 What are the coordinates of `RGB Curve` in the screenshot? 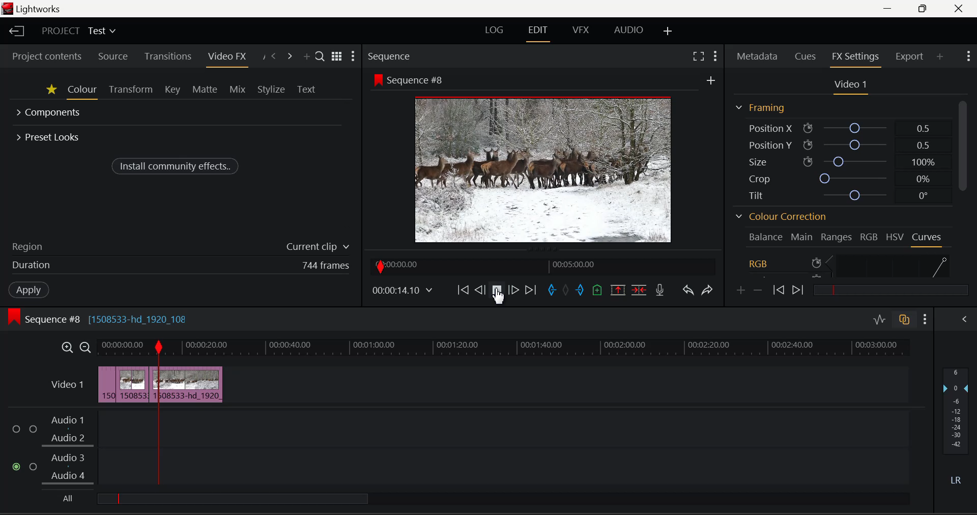 It's located at (849, 265).